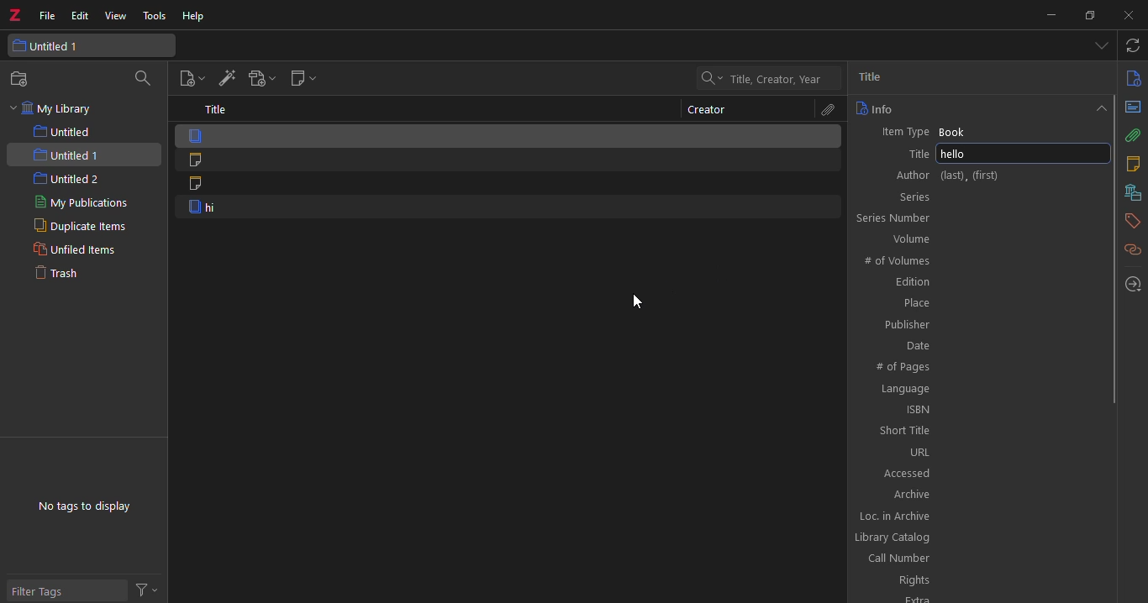  What do you see at coordinates (644, 301) in the screenshot?
I see `mouse cursor` at bounding box center [644, 301].